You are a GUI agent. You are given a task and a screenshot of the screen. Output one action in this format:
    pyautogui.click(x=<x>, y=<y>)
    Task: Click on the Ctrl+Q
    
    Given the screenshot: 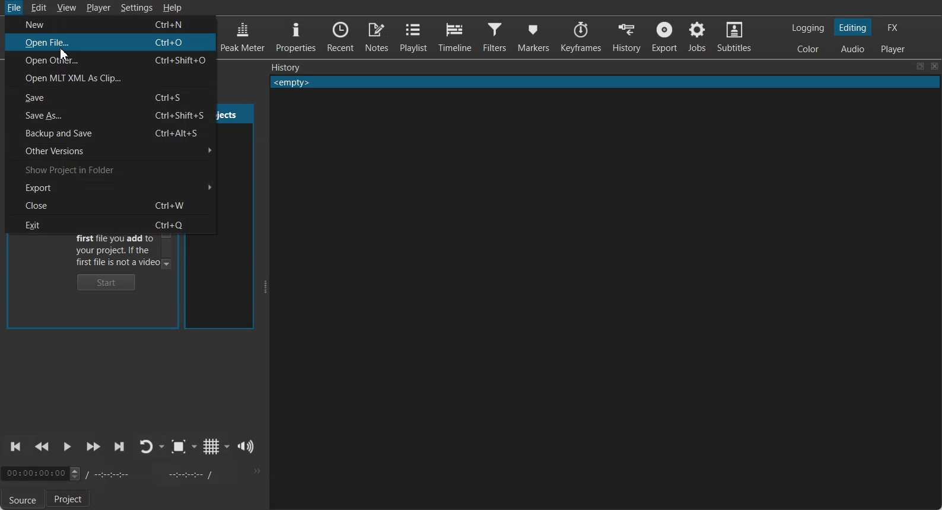 What is the action you would take?
    pyautogui.click(x=174, y=224)
    